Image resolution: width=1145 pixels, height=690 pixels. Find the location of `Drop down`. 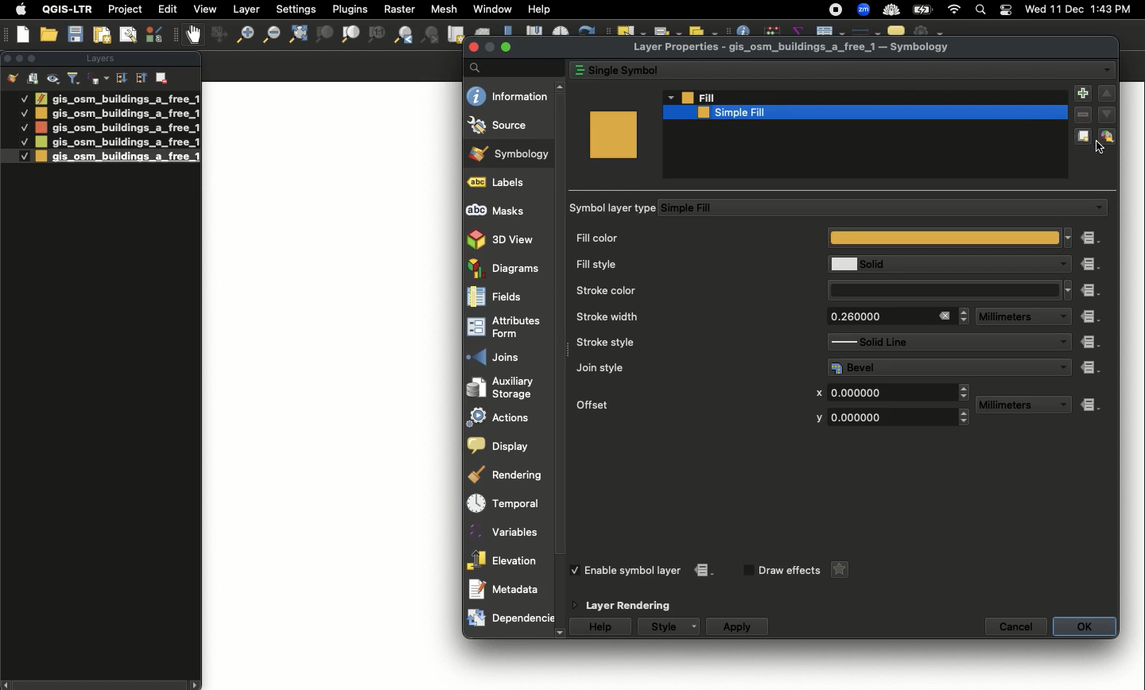

Drop down is located at coordinates (1061, 405).